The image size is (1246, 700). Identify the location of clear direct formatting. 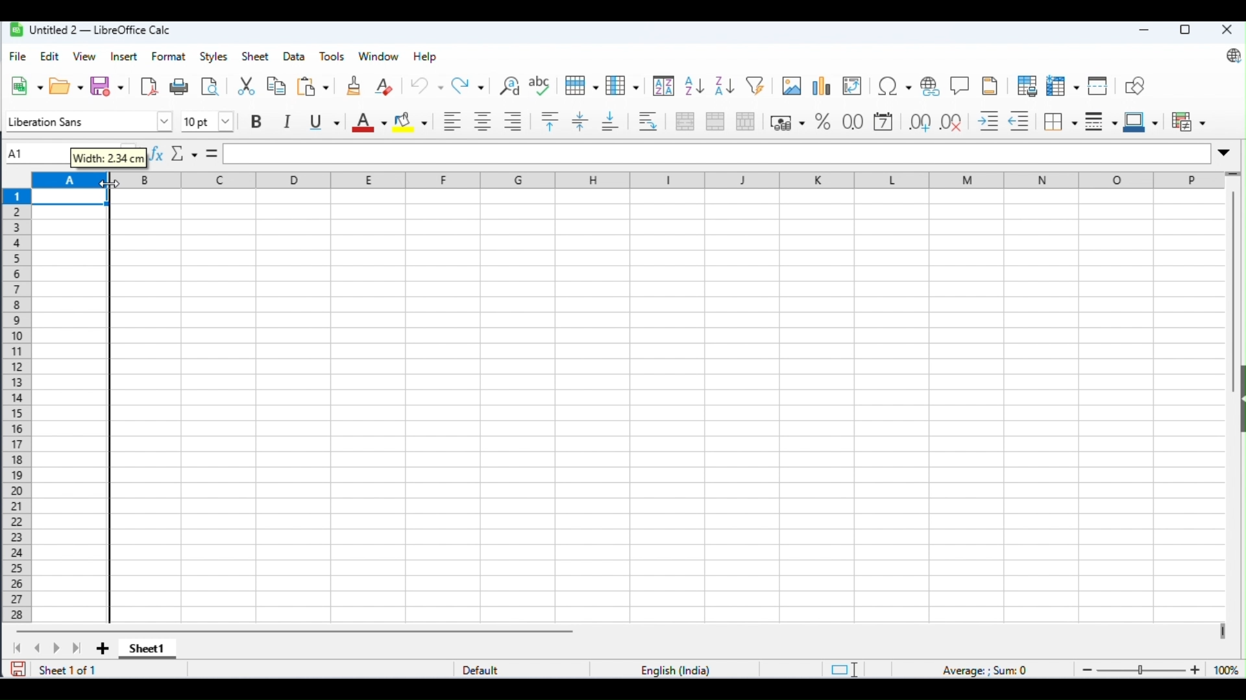
(385, 84).